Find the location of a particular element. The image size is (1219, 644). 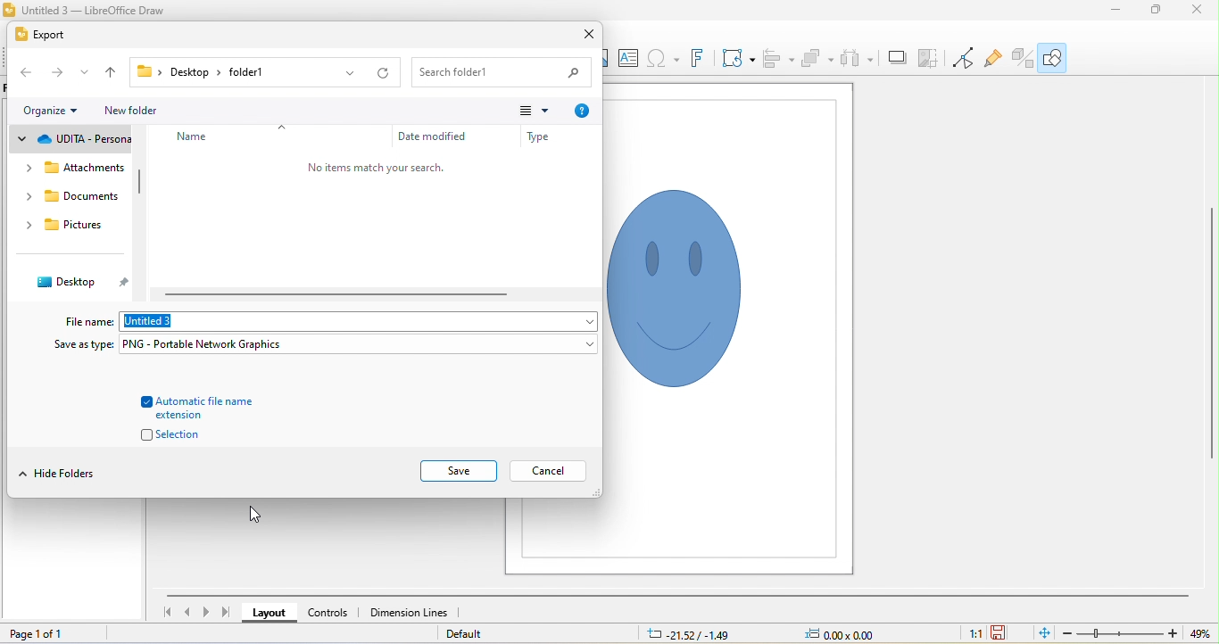

up to previous is located at coordinates (112, 71).